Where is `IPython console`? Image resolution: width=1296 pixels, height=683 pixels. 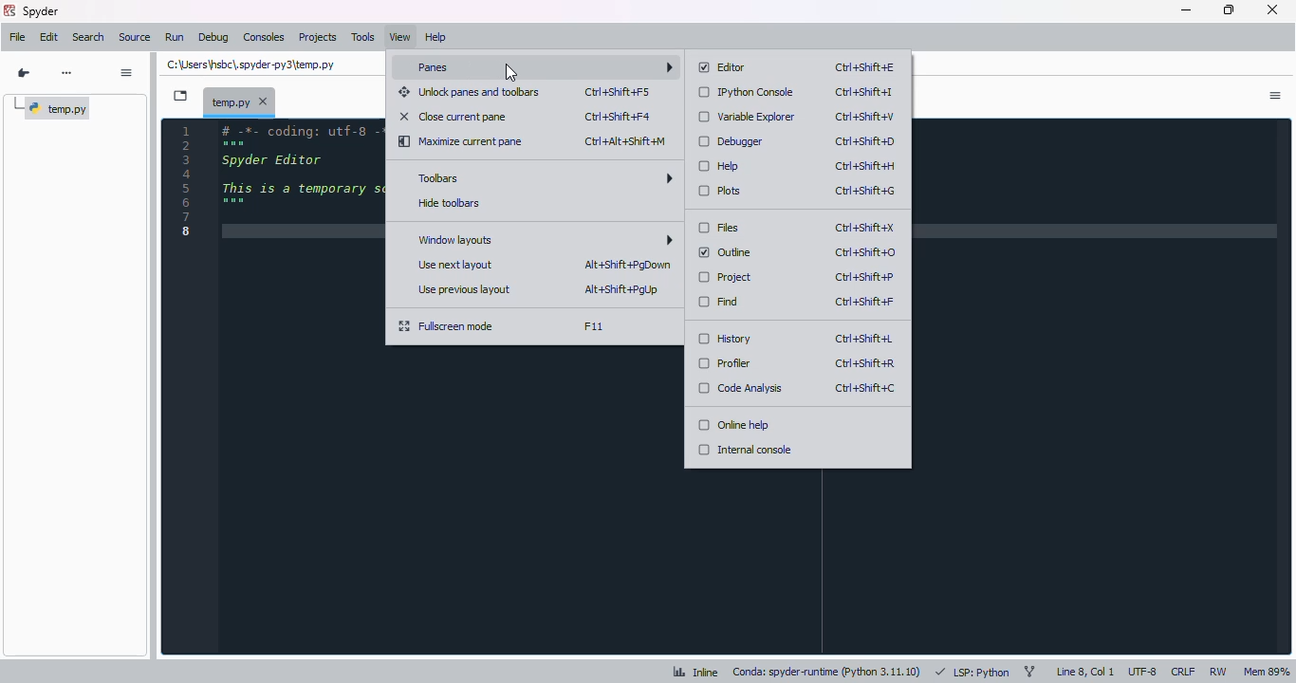
IPython console is located at coordinates (748, 92).